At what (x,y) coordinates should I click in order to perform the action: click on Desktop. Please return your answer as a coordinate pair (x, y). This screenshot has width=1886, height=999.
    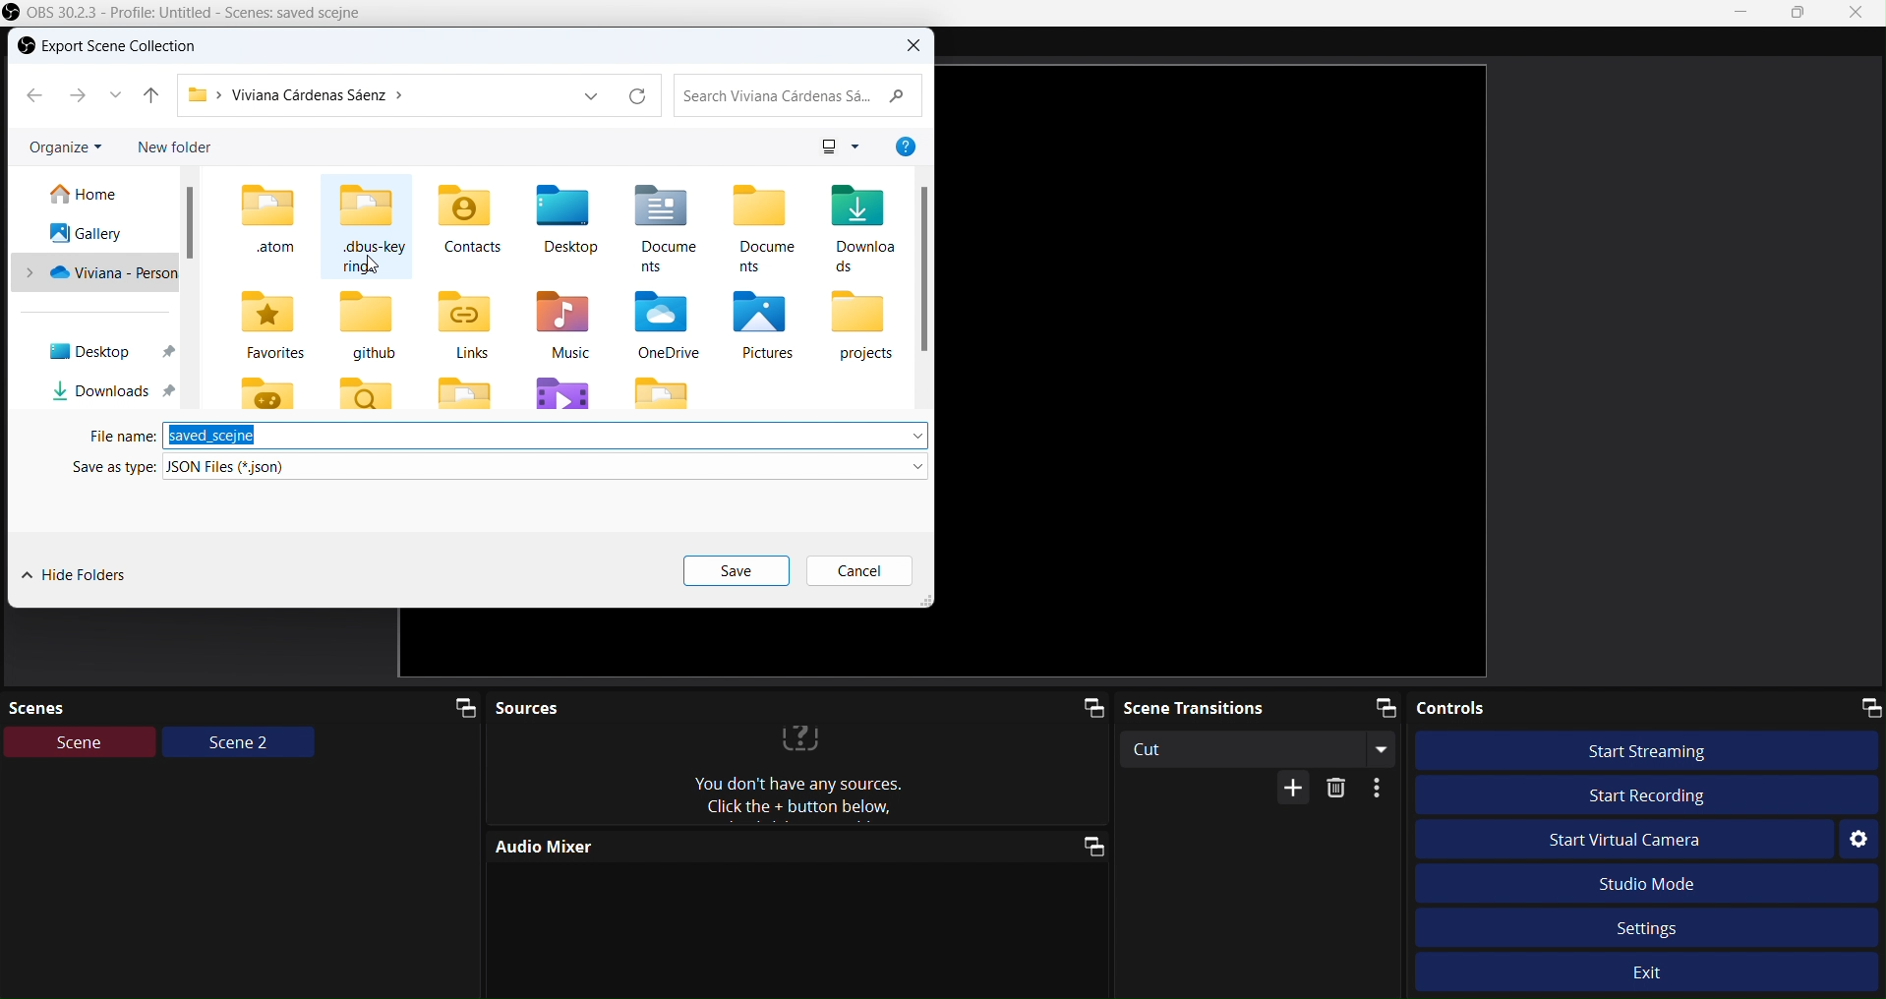
    Looking at the image, I should click on (100, 353).